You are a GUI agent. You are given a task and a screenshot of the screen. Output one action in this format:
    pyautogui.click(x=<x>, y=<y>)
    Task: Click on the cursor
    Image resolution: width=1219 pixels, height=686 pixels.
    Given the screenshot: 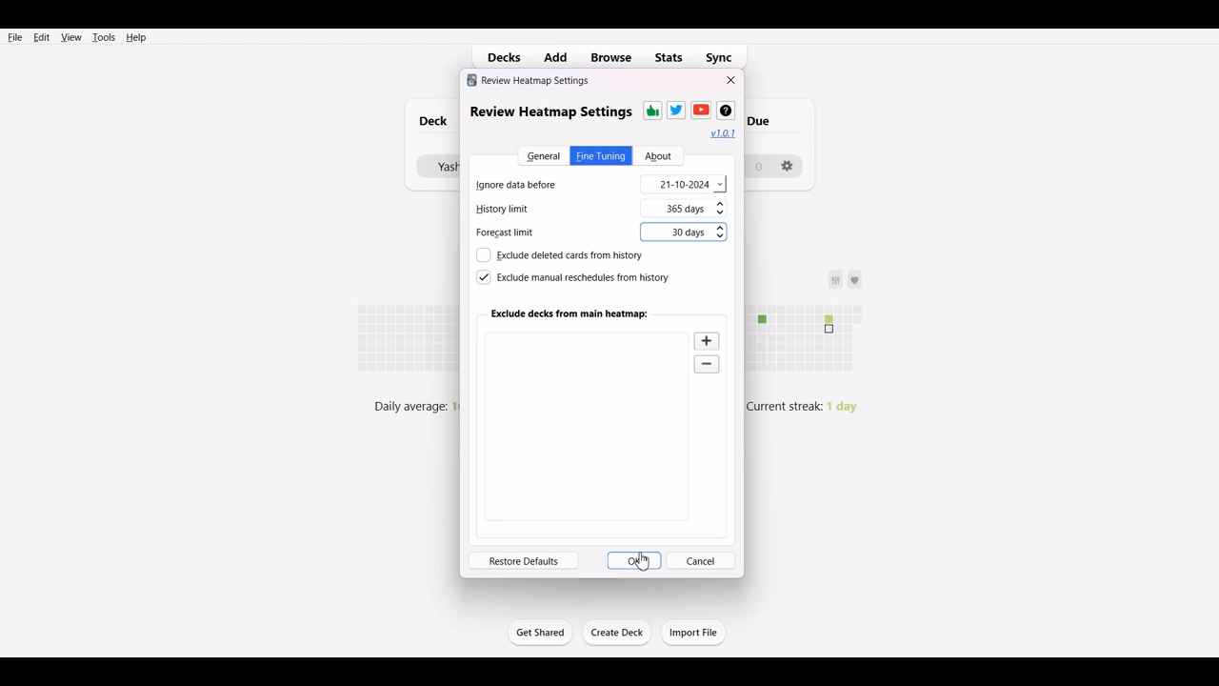 What is the action you would take?
    pyautogui.click(x=644, y=560)
    